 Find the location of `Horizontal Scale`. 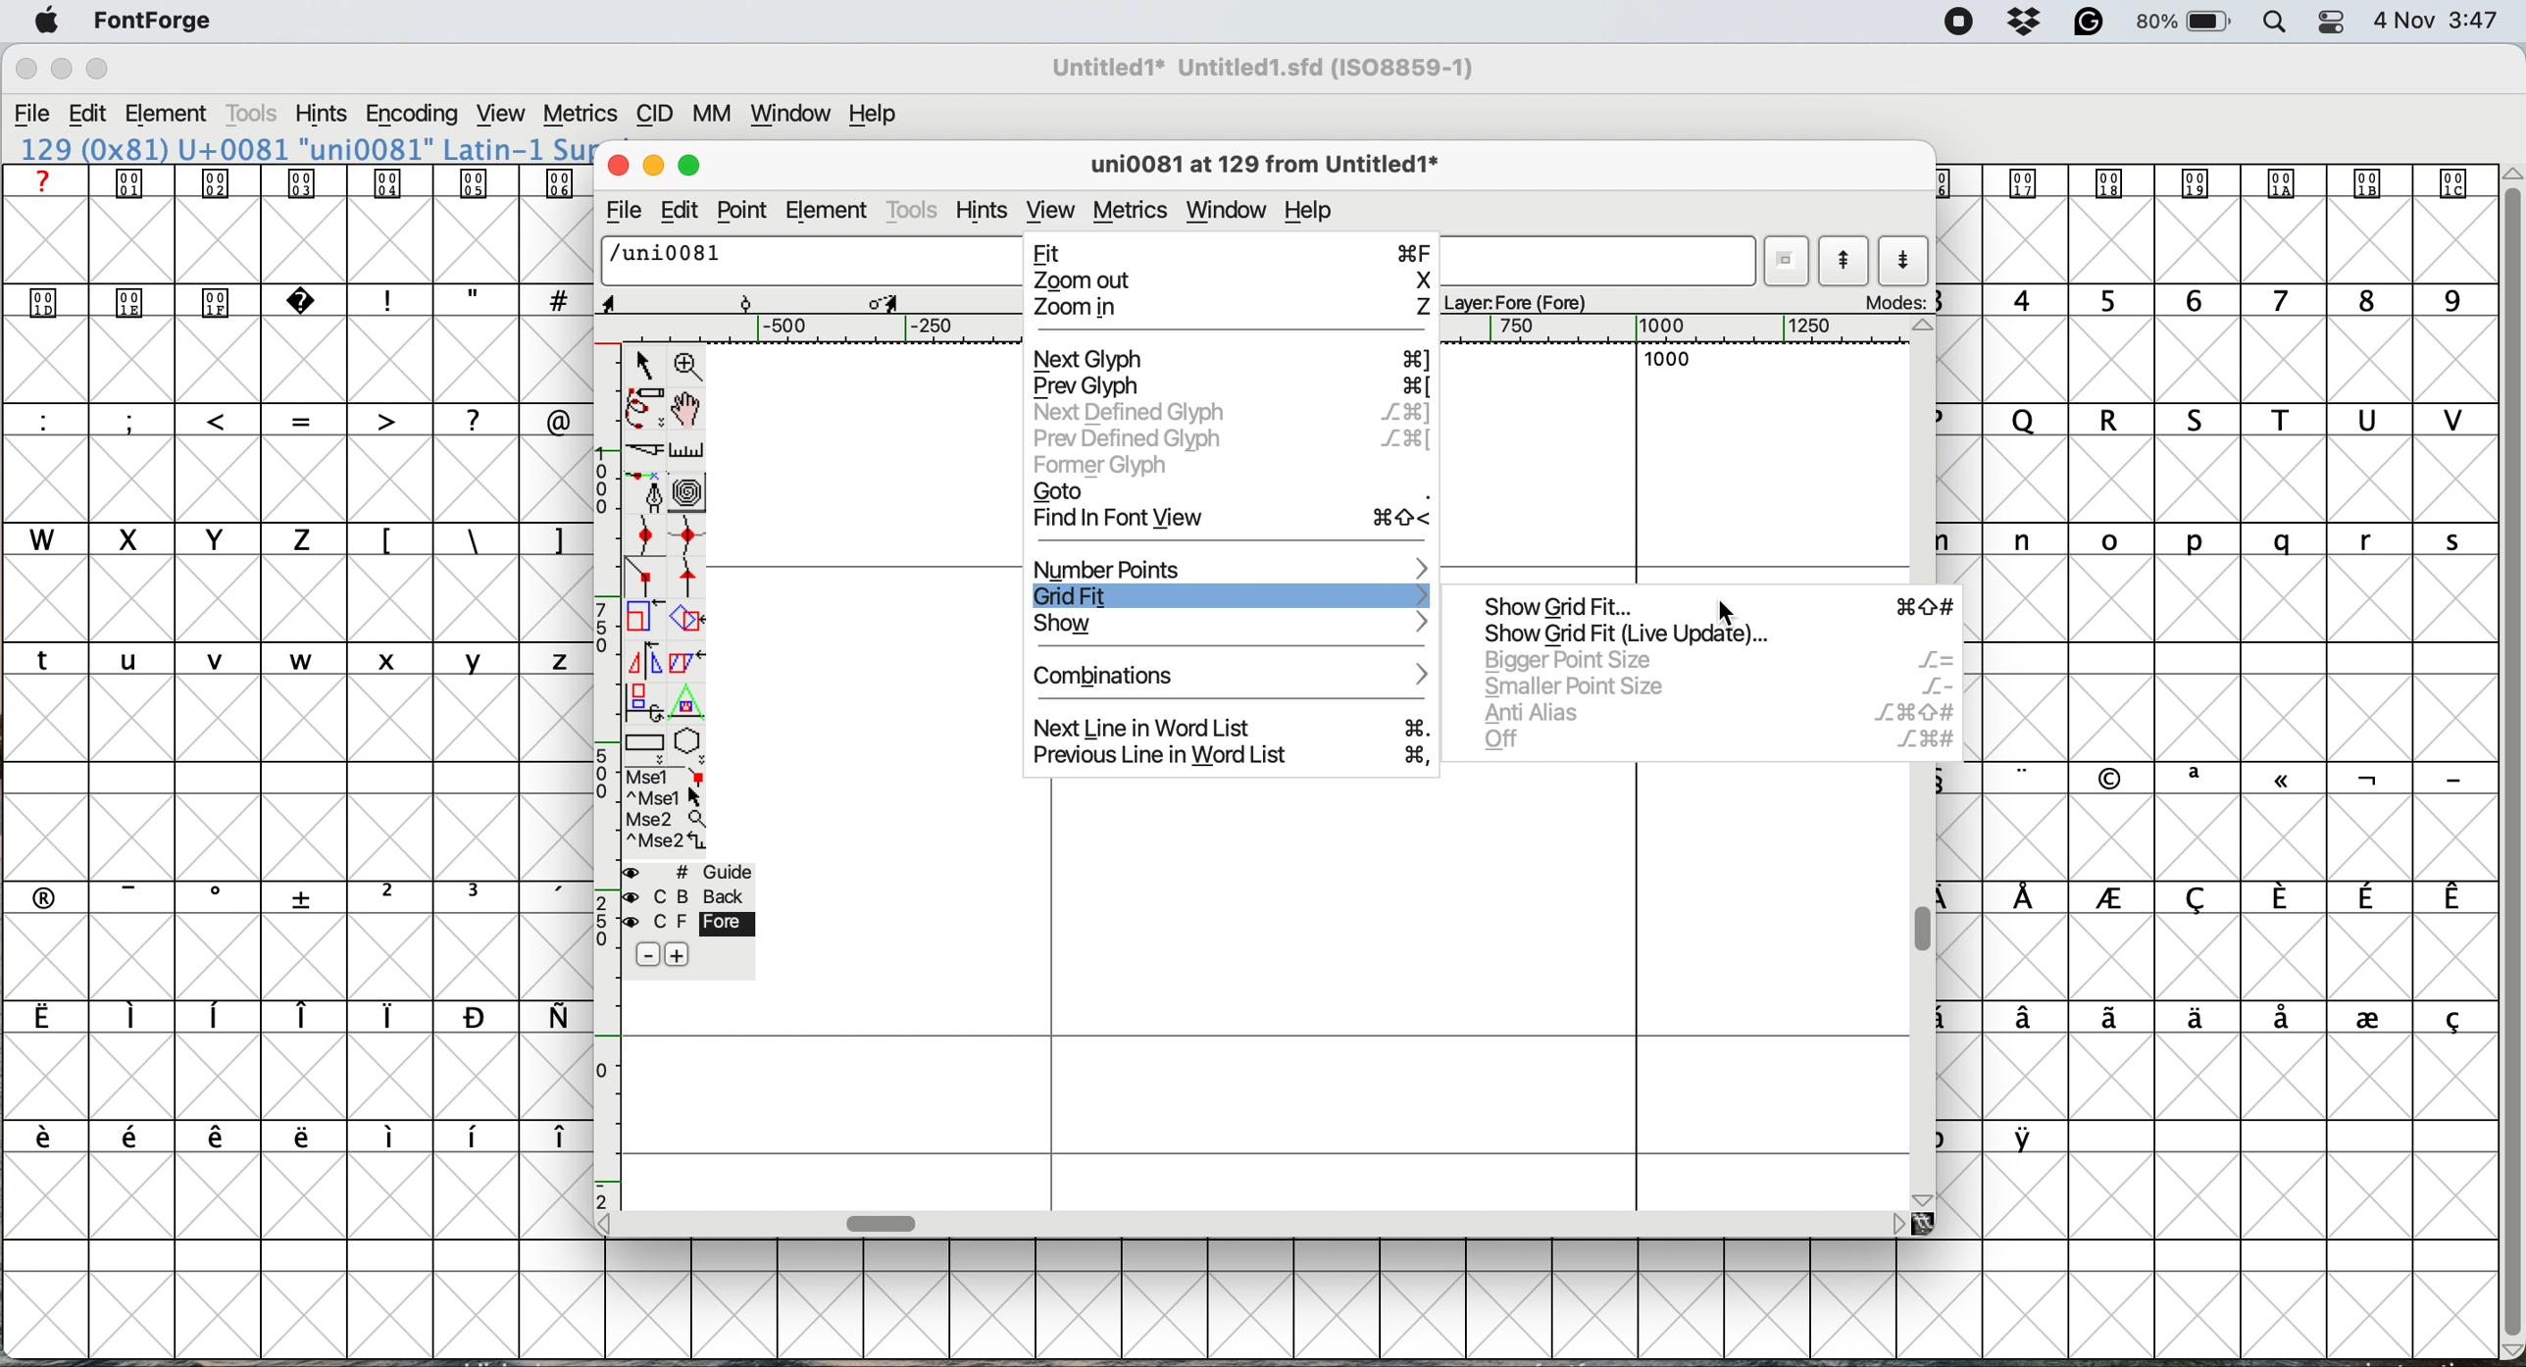

Horizontal Scale is located at coordinates (1255, 329).